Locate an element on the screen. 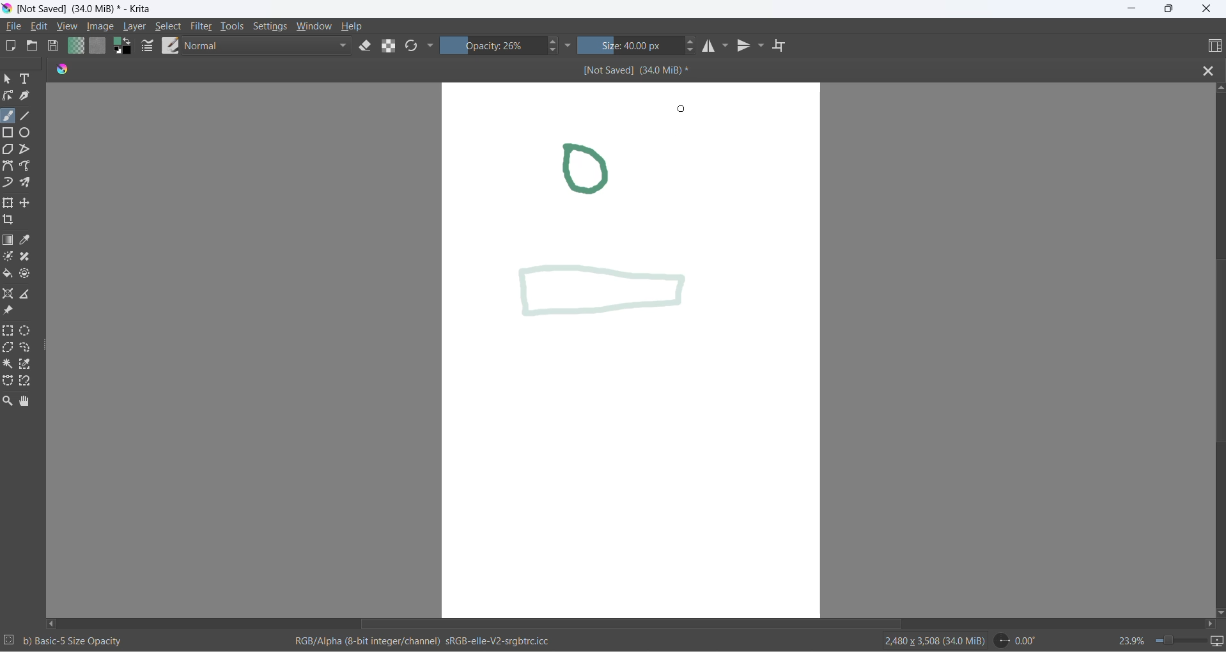 This screenshot has width=1226, height=652. move a layer is located at coordinates (29, 201).